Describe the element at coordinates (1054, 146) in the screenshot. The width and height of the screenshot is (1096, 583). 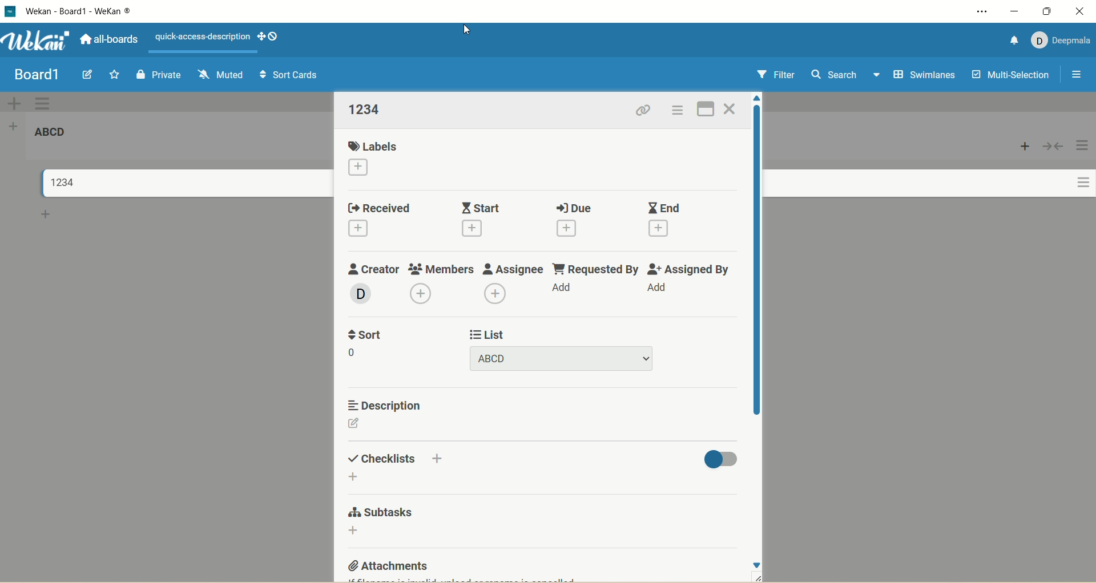
I see `collapse` at that location.